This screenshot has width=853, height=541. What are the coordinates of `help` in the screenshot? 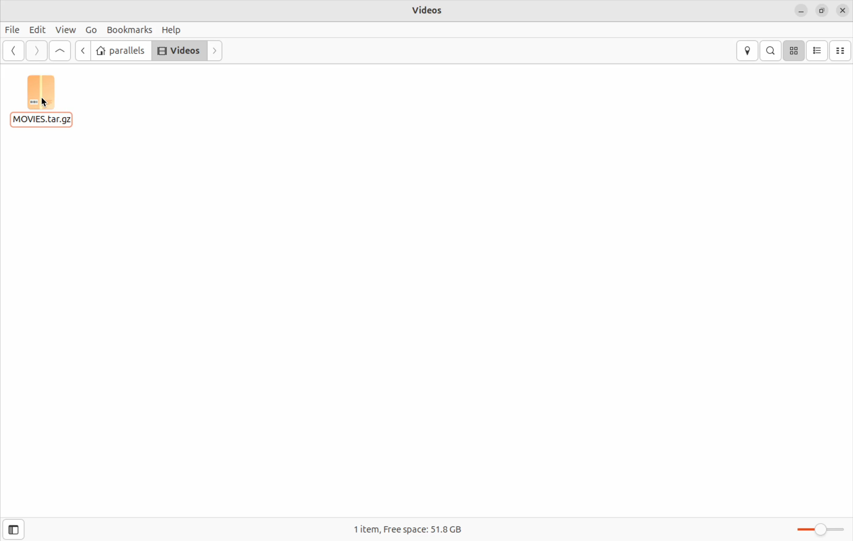 It's located at (173, 30).